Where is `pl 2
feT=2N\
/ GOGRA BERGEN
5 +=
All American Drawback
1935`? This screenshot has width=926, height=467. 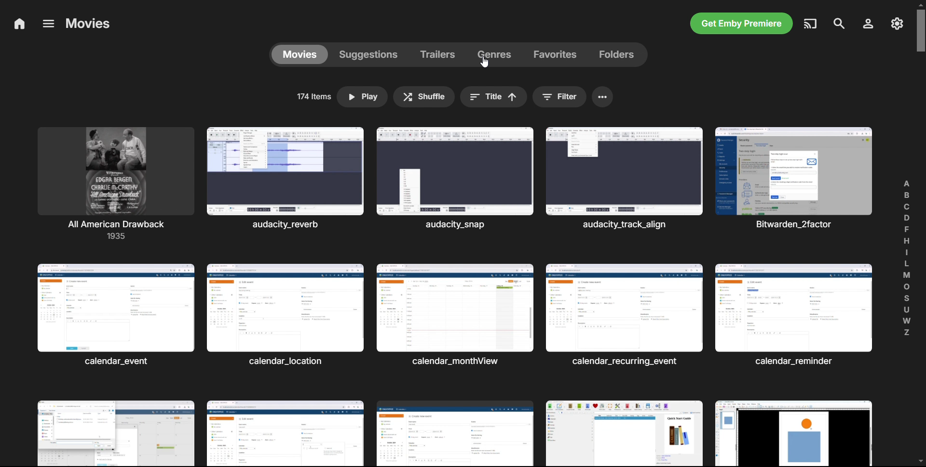
pl 2
feT=2N\
/ GOGRA BERGEN
5 +=
All American Drawback
1935 is located at coordinates (117, 184).